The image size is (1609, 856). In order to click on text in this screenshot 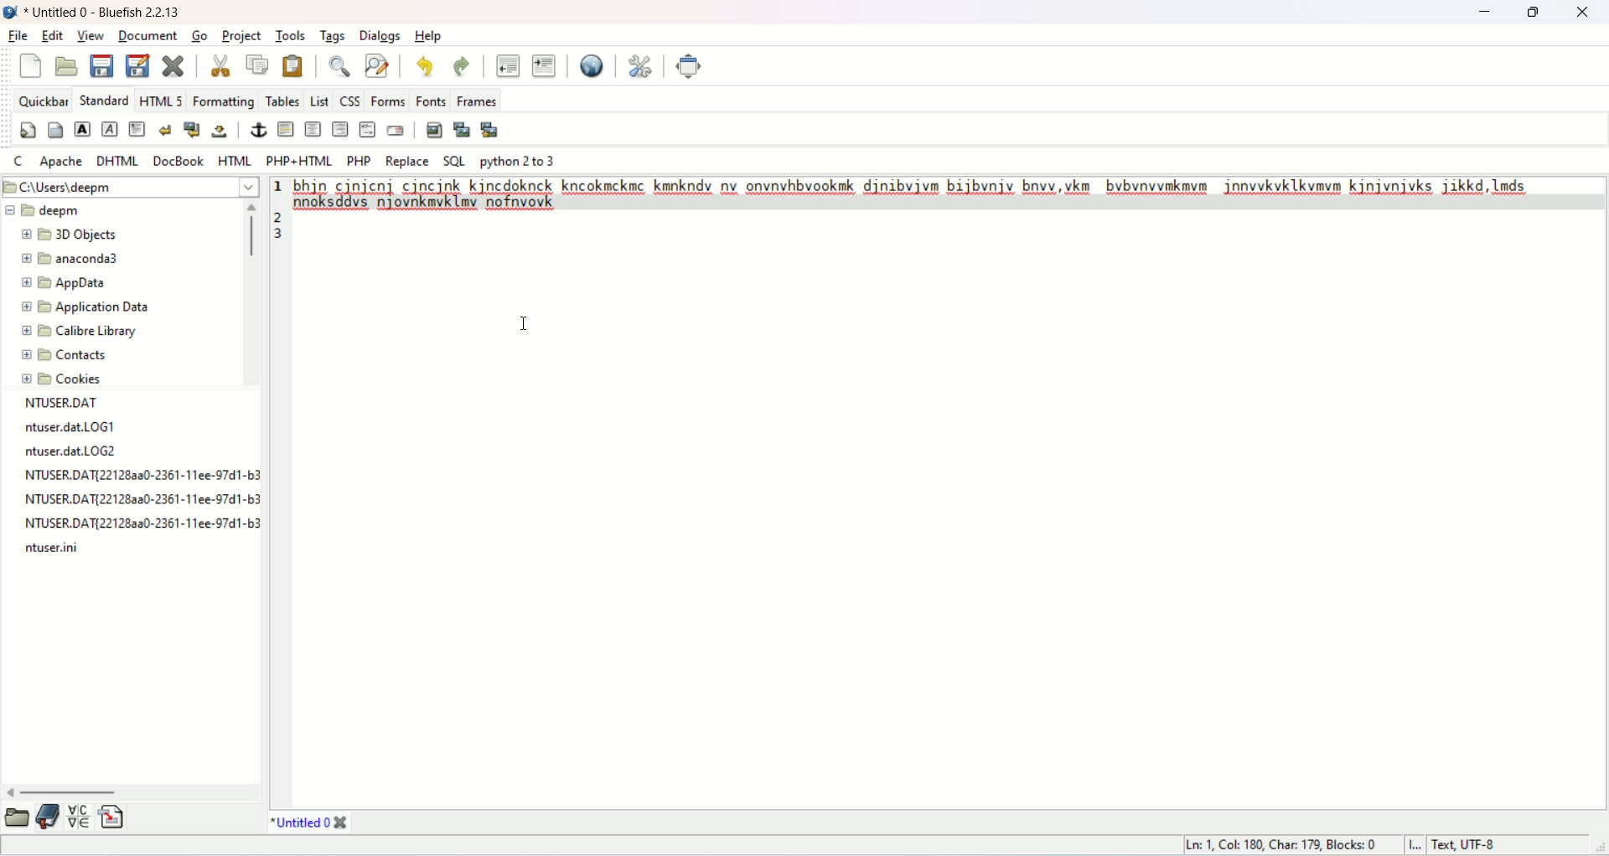, I will do `click(939, 194)`.